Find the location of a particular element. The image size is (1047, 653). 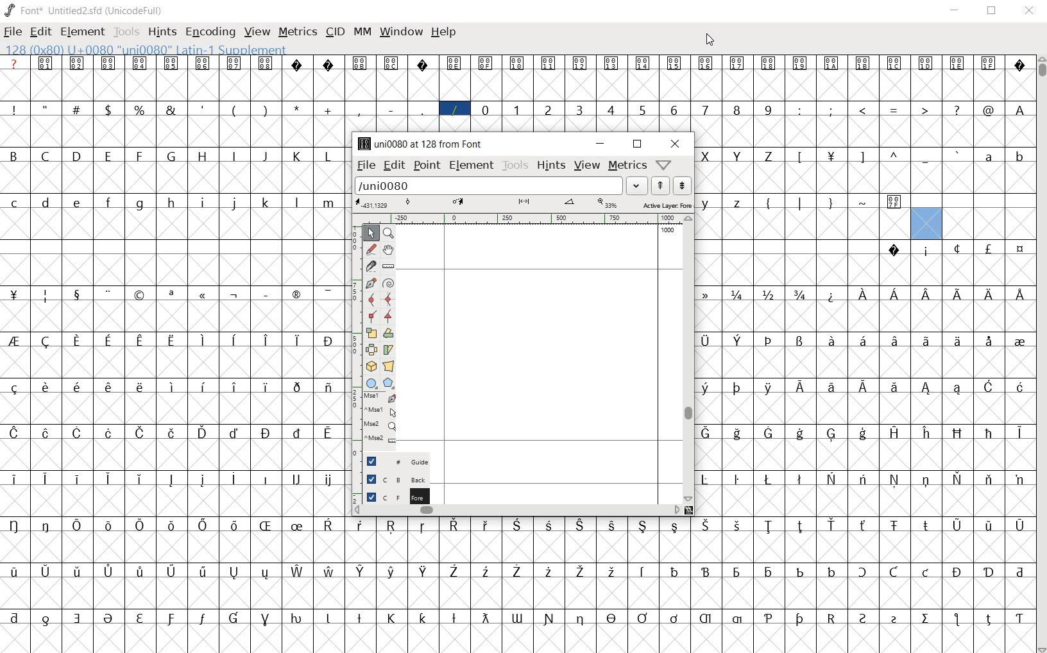

glyph is located at coordinates (924, 109).